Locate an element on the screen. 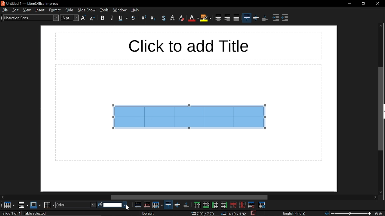 This screenshot has width=385, height=216. table is located at coordinates (8, 205).